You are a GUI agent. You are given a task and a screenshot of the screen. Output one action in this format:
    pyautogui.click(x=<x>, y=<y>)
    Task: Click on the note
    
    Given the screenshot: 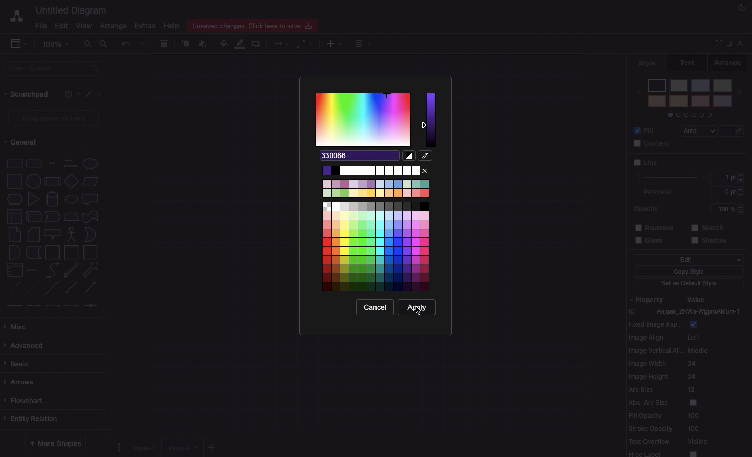 What is the action you would take?
    pyautogui.click(x=14, y=234)
    